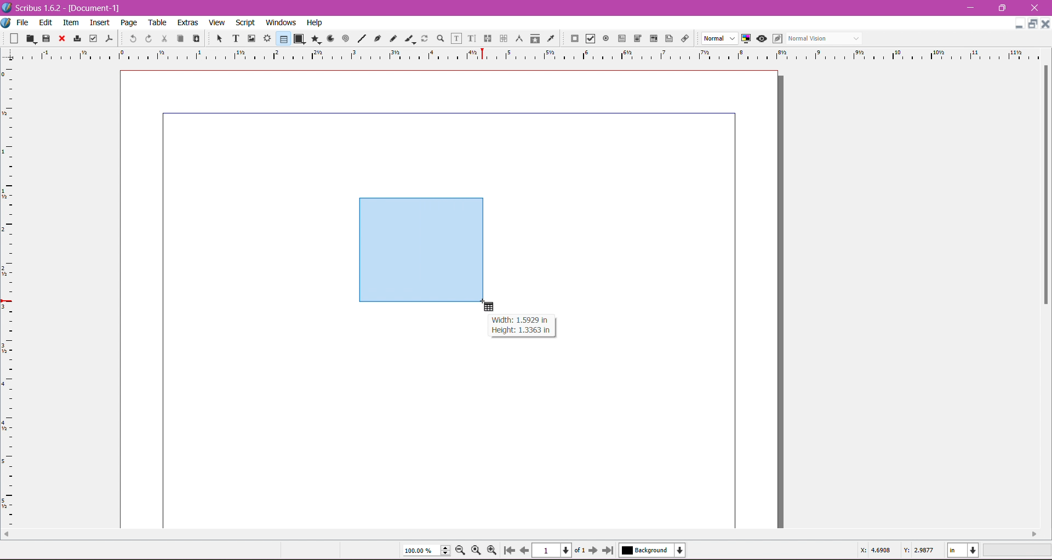 This screenshot has width=1052, height=560. Describe the element at coordinates (652, 39) in the screenshot. I see `Pdf List Box` at that location.